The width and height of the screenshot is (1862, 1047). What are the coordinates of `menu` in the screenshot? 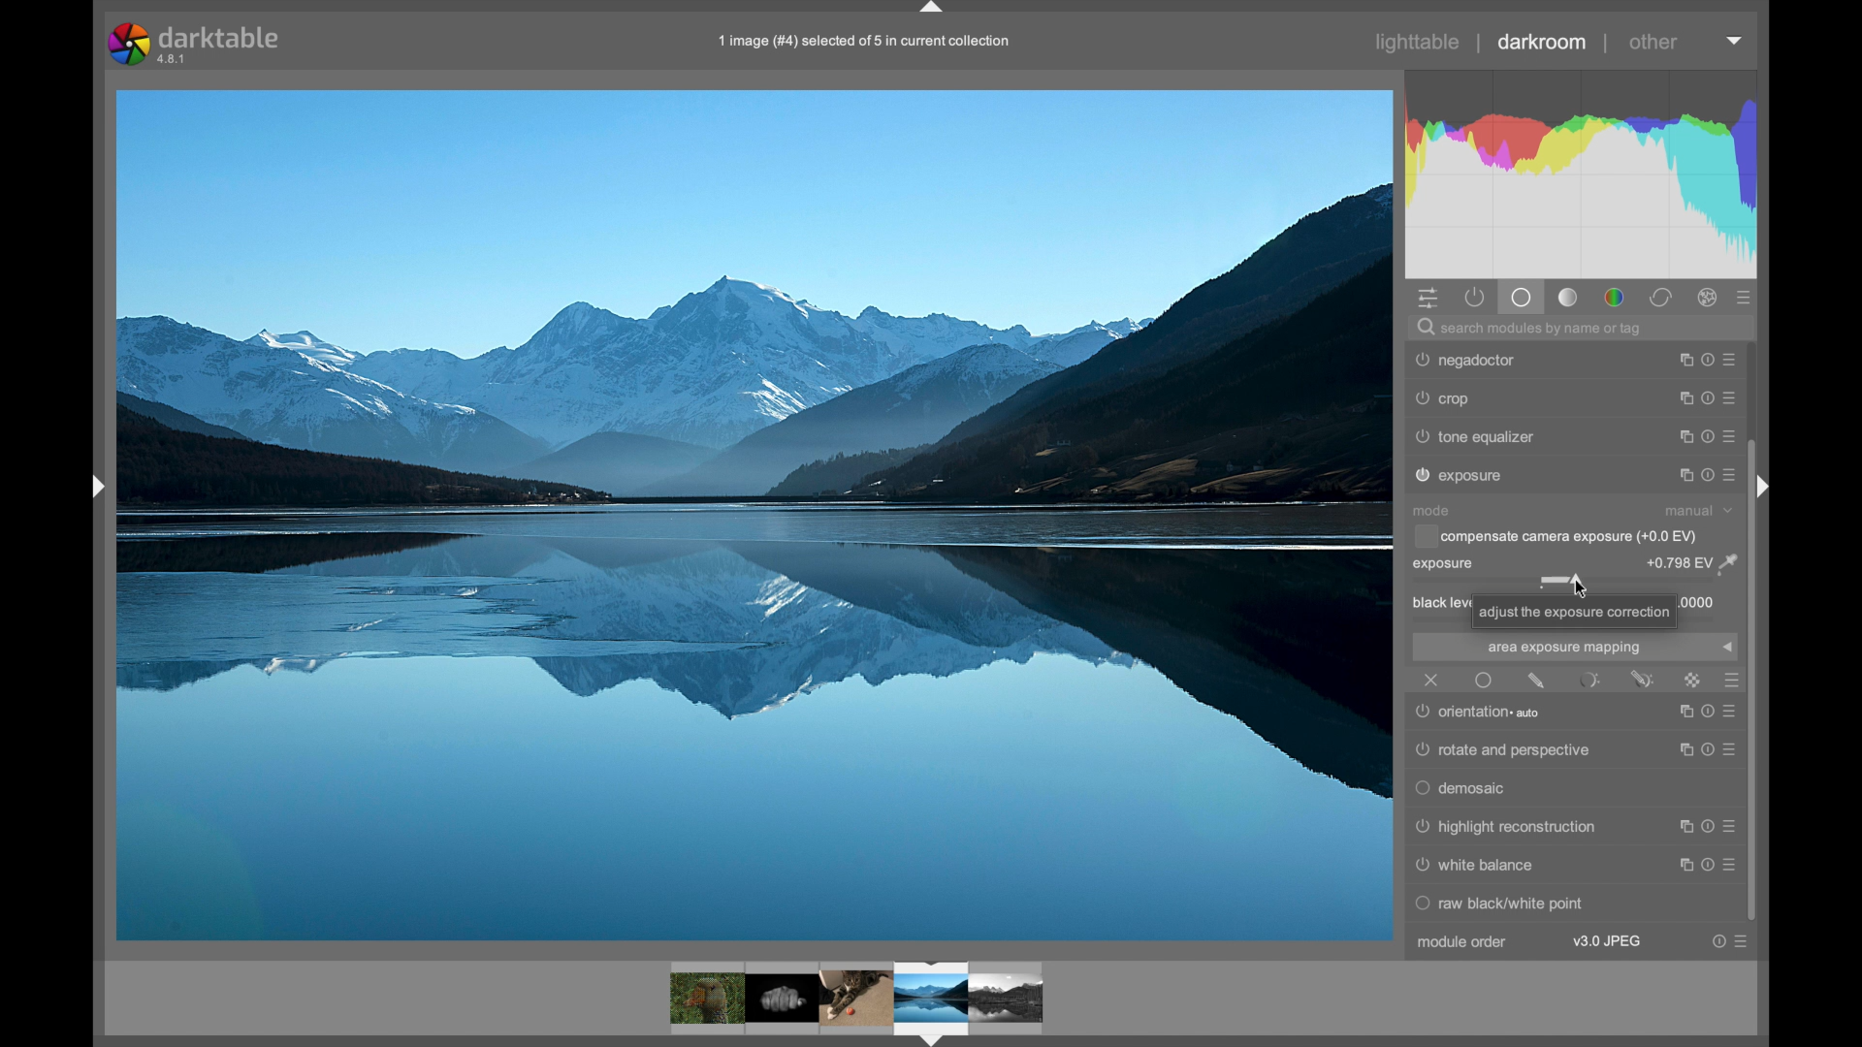 It's located at (1703, 717).